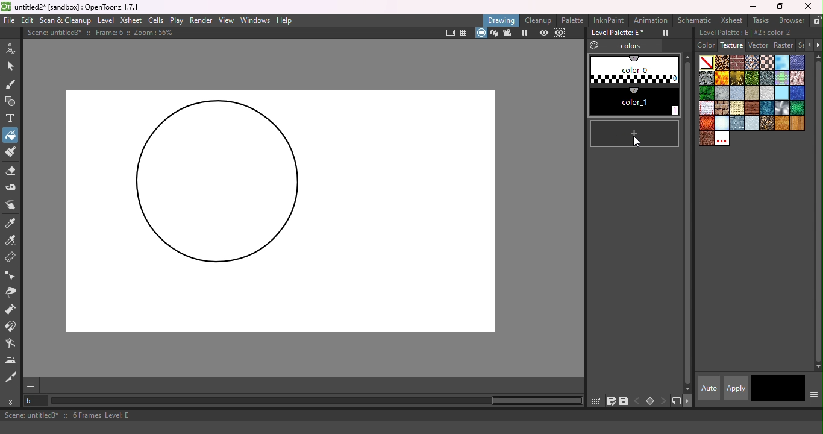 Image resolution: width=823 pixels, height=434 pixels. Describe the element at coordinates (737, 108) in the screenshot. I see `roughcanvas.bmp` at that location.